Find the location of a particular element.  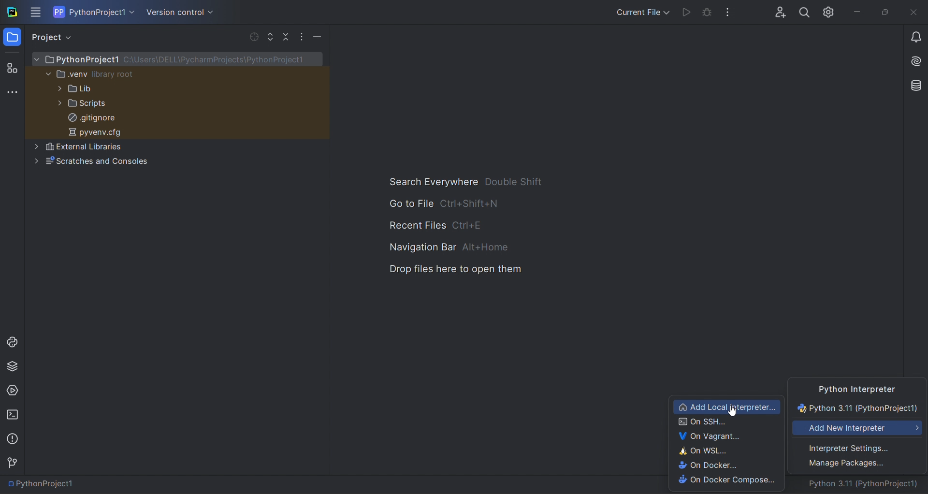

interpreter is located at coordinates (866, 486).